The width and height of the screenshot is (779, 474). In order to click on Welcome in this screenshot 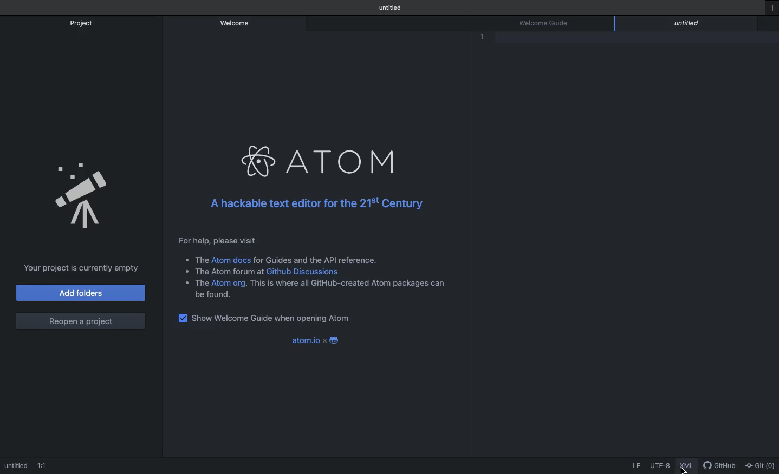, I will do `click(237, 25)`.